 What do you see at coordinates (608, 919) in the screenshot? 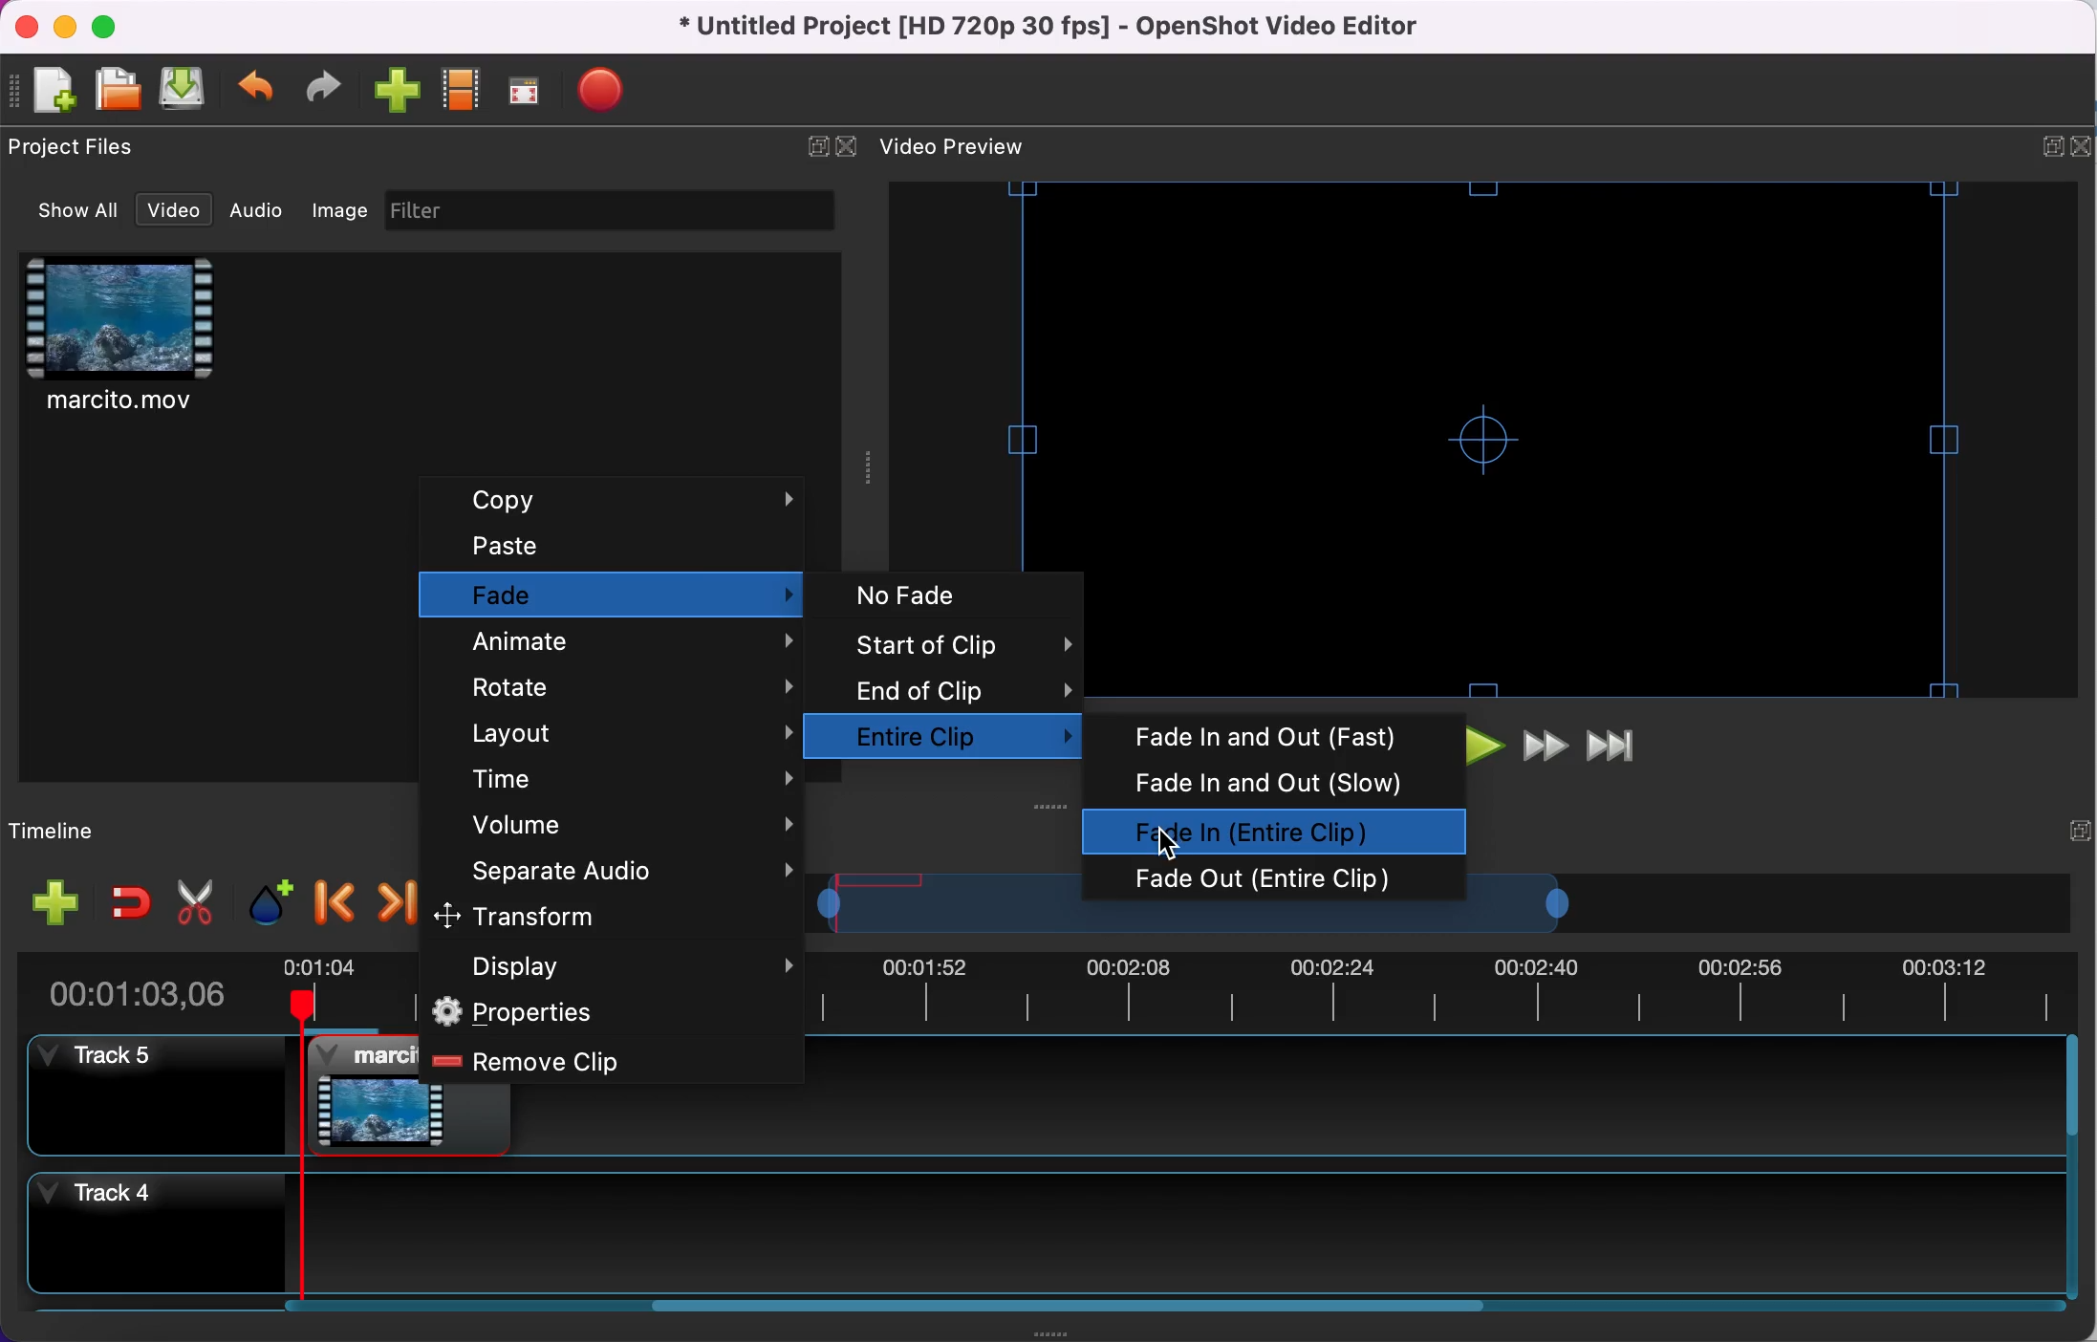
I see `transform` at bounding box center [608, 919].